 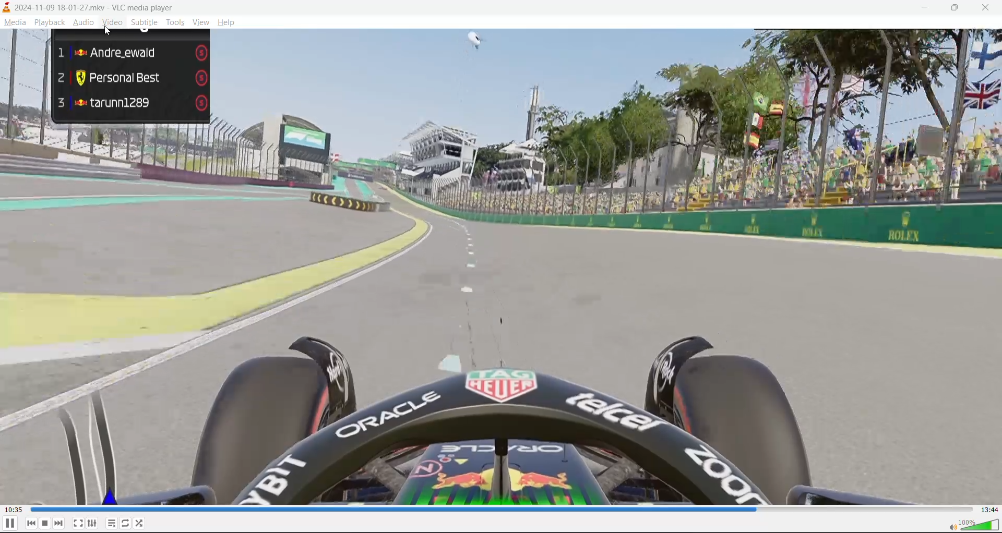 I want to click on maximize, so click(x=958, y=9).